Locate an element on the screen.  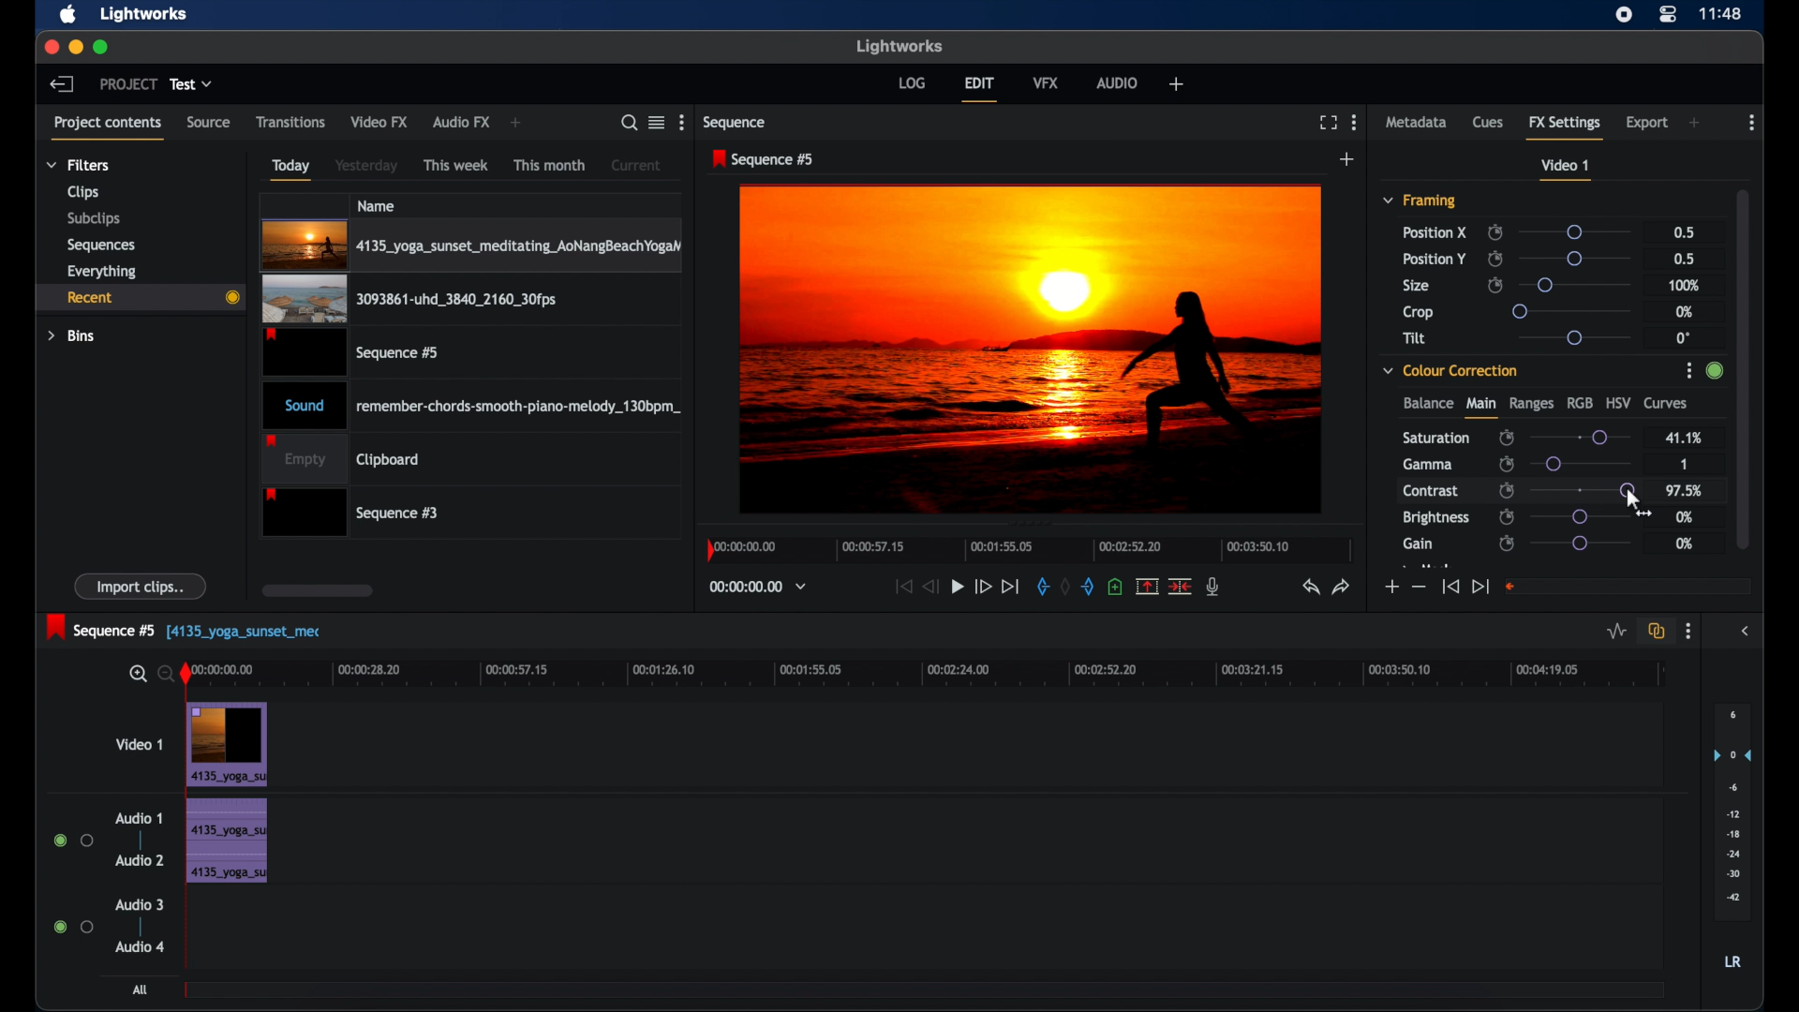
project contents is located at coordinates (111, 126).